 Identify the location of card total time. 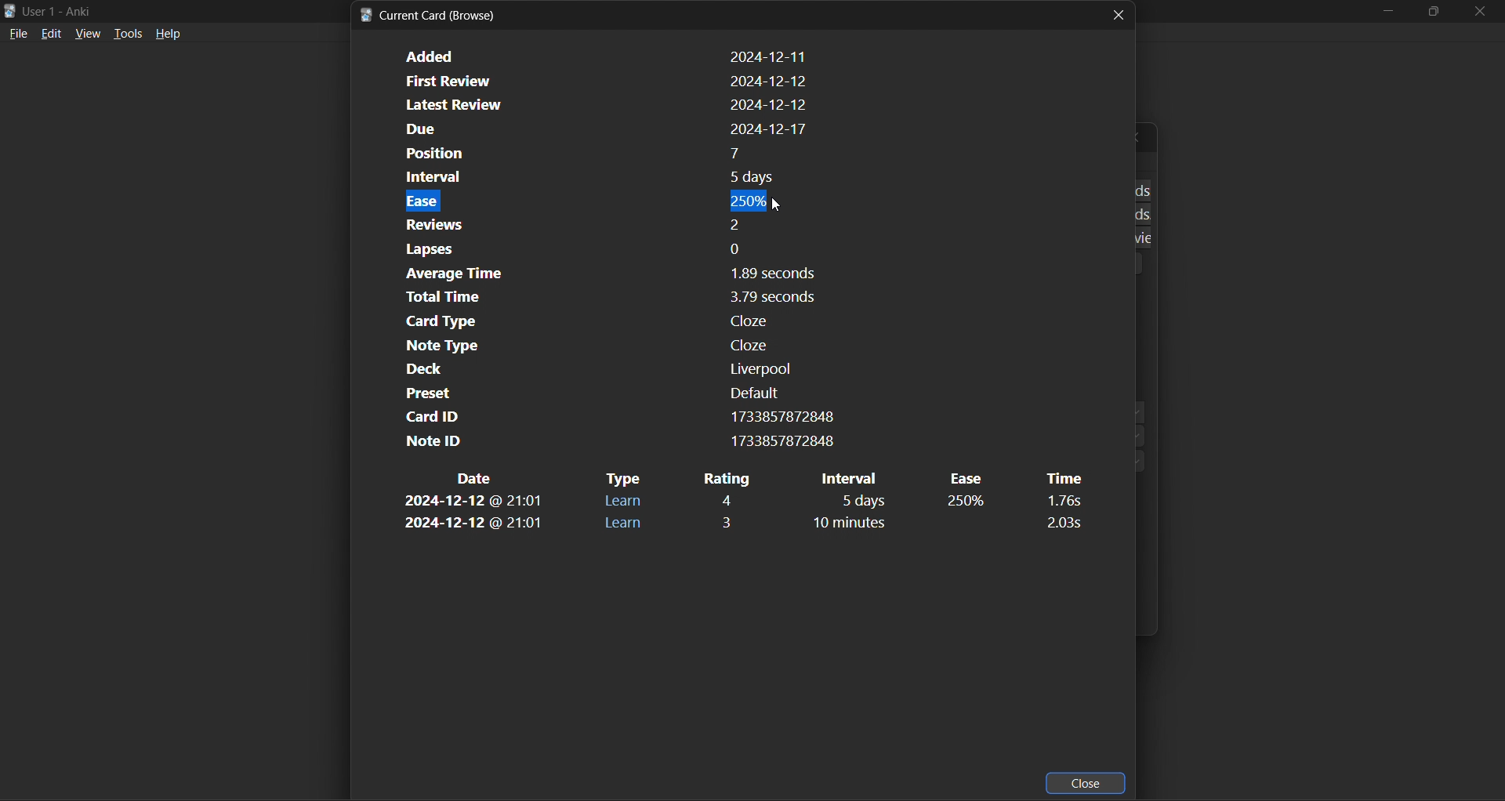
(597, 298).